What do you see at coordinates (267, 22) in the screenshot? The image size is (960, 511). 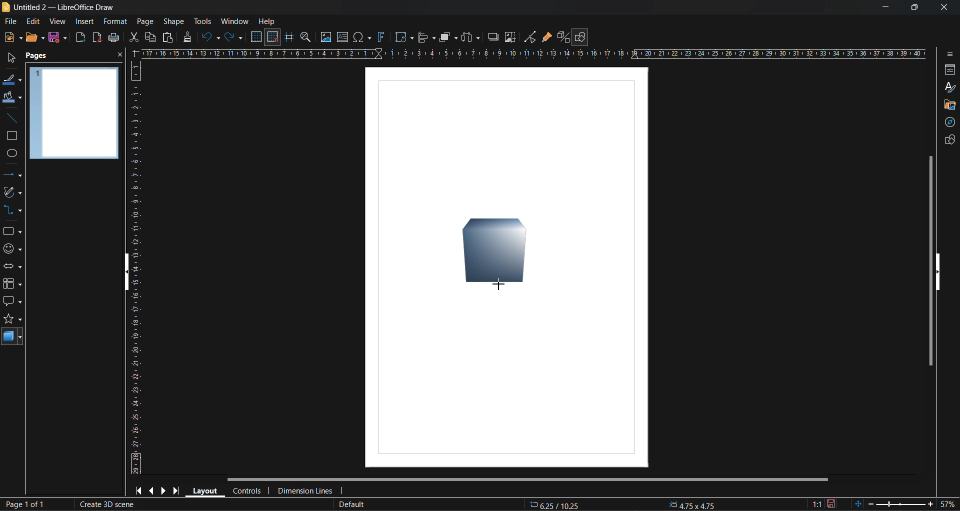 I see `help` at bounding box center [267, 22].